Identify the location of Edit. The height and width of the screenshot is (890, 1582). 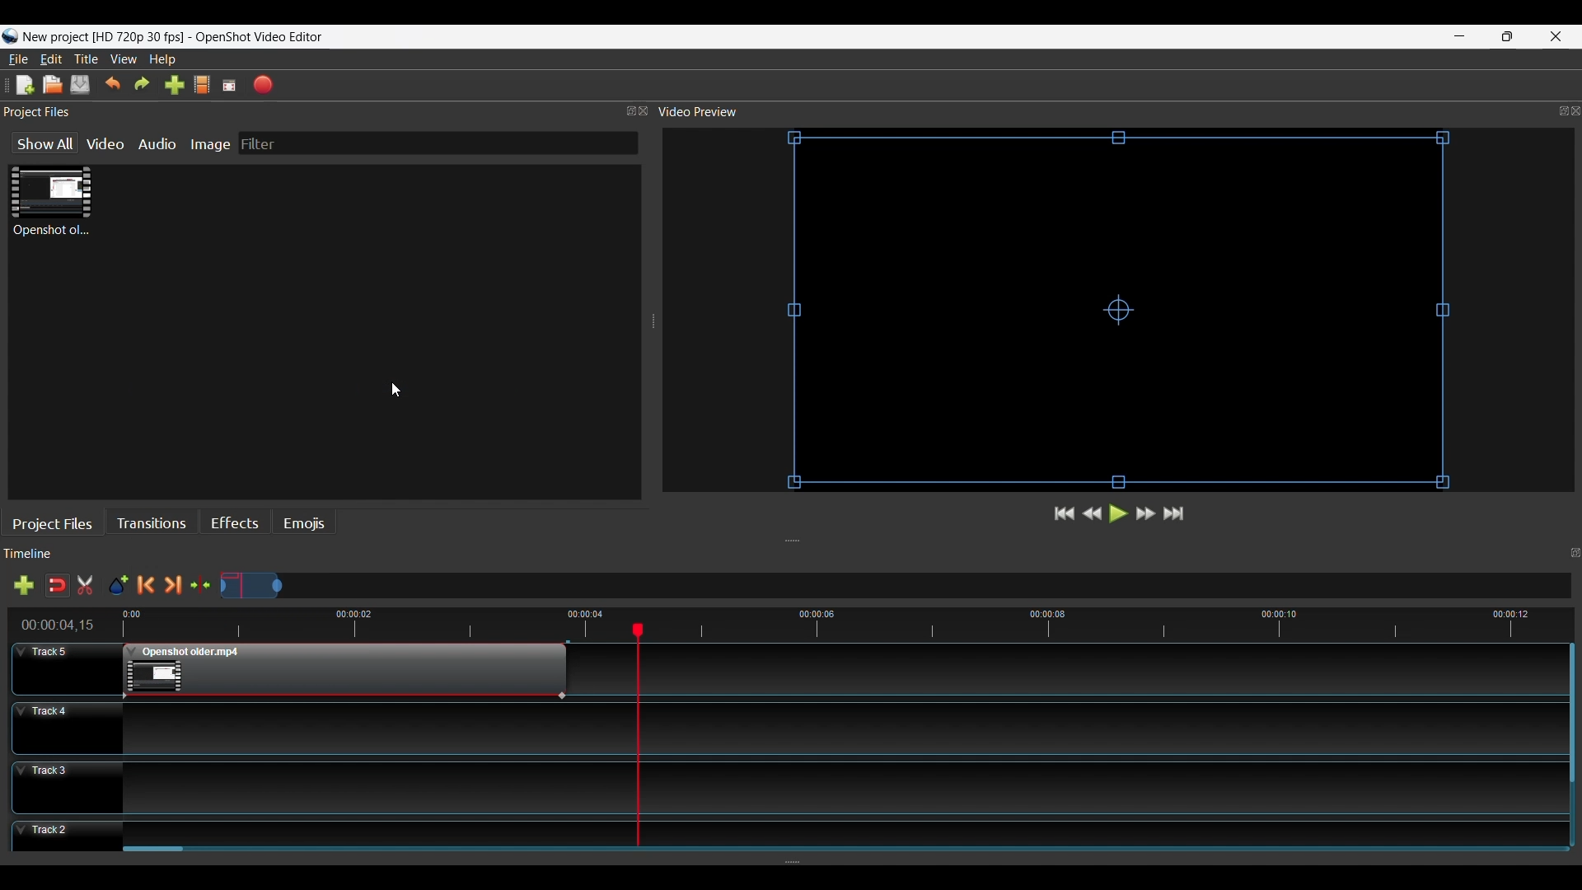
(53, 59).